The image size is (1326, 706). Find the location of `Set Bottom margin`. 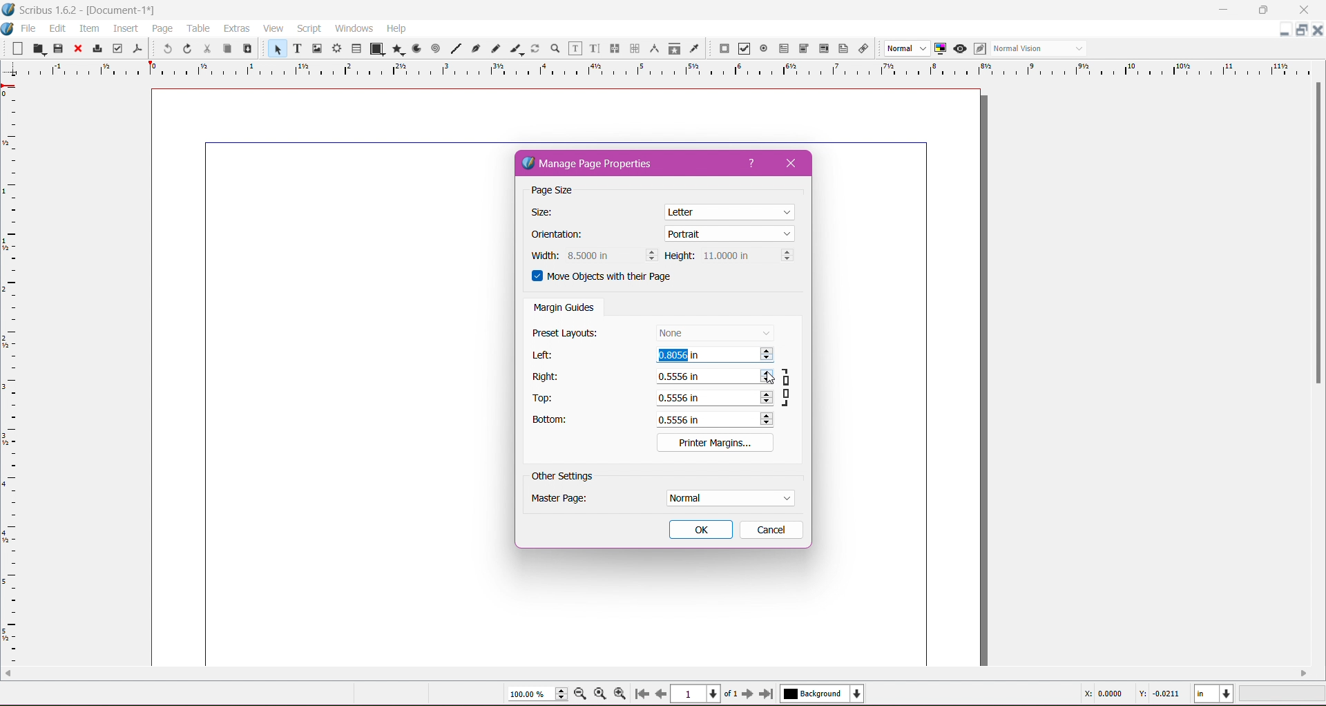

Set Bottom margin is located at coordinates (716, 419).